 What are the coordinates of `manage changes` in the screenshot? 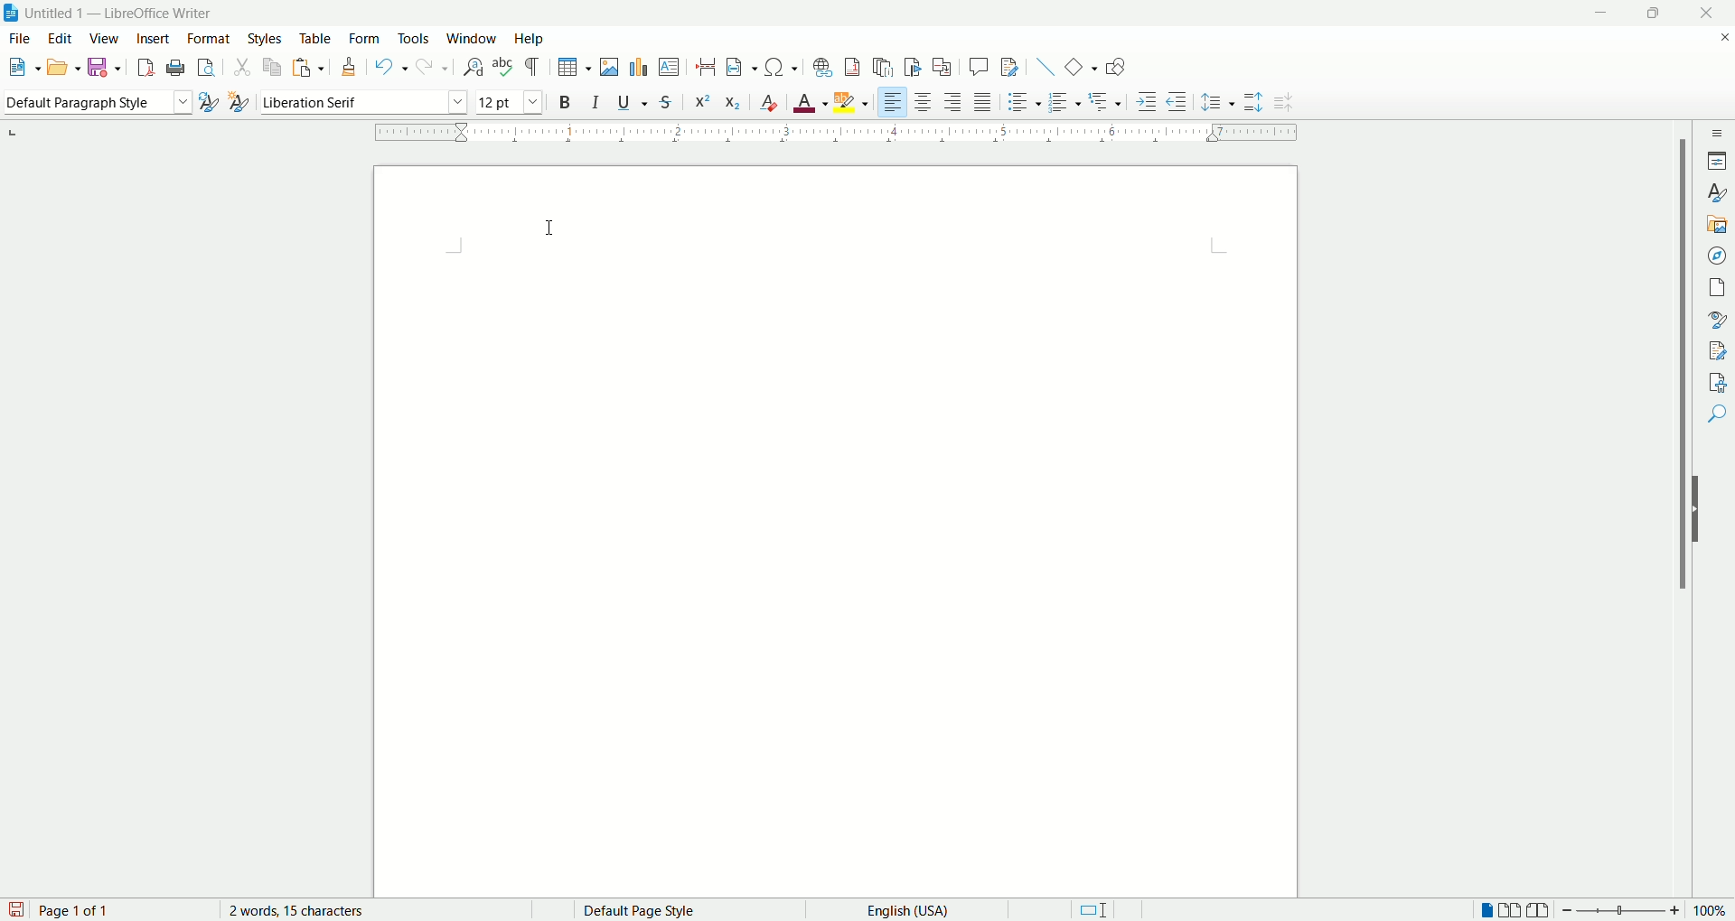 It's located at (1717, 350).